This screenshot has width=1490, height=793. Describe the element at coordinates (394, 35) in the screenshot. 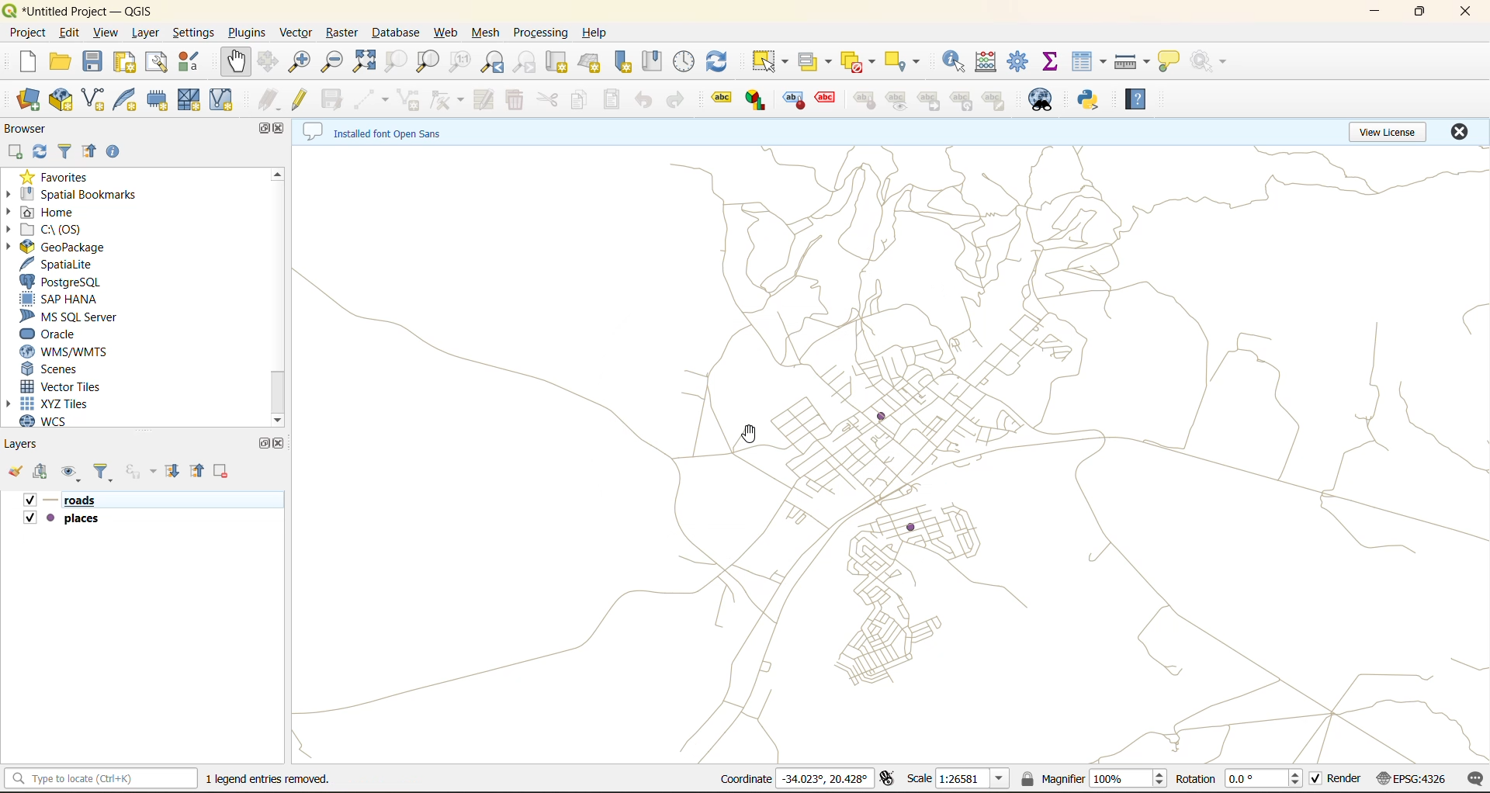

I see `database` at that location.